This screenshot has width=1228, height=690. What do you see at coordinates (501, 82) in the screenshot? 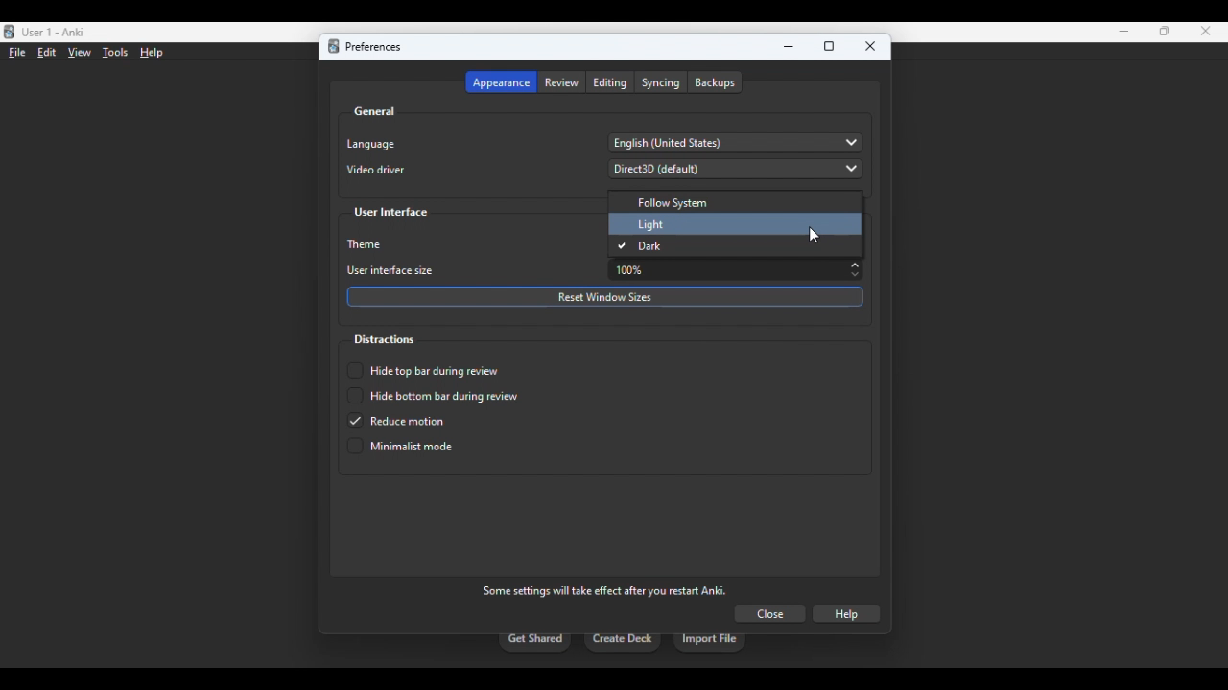
I see `appearance` at bounding box center [501, 82].